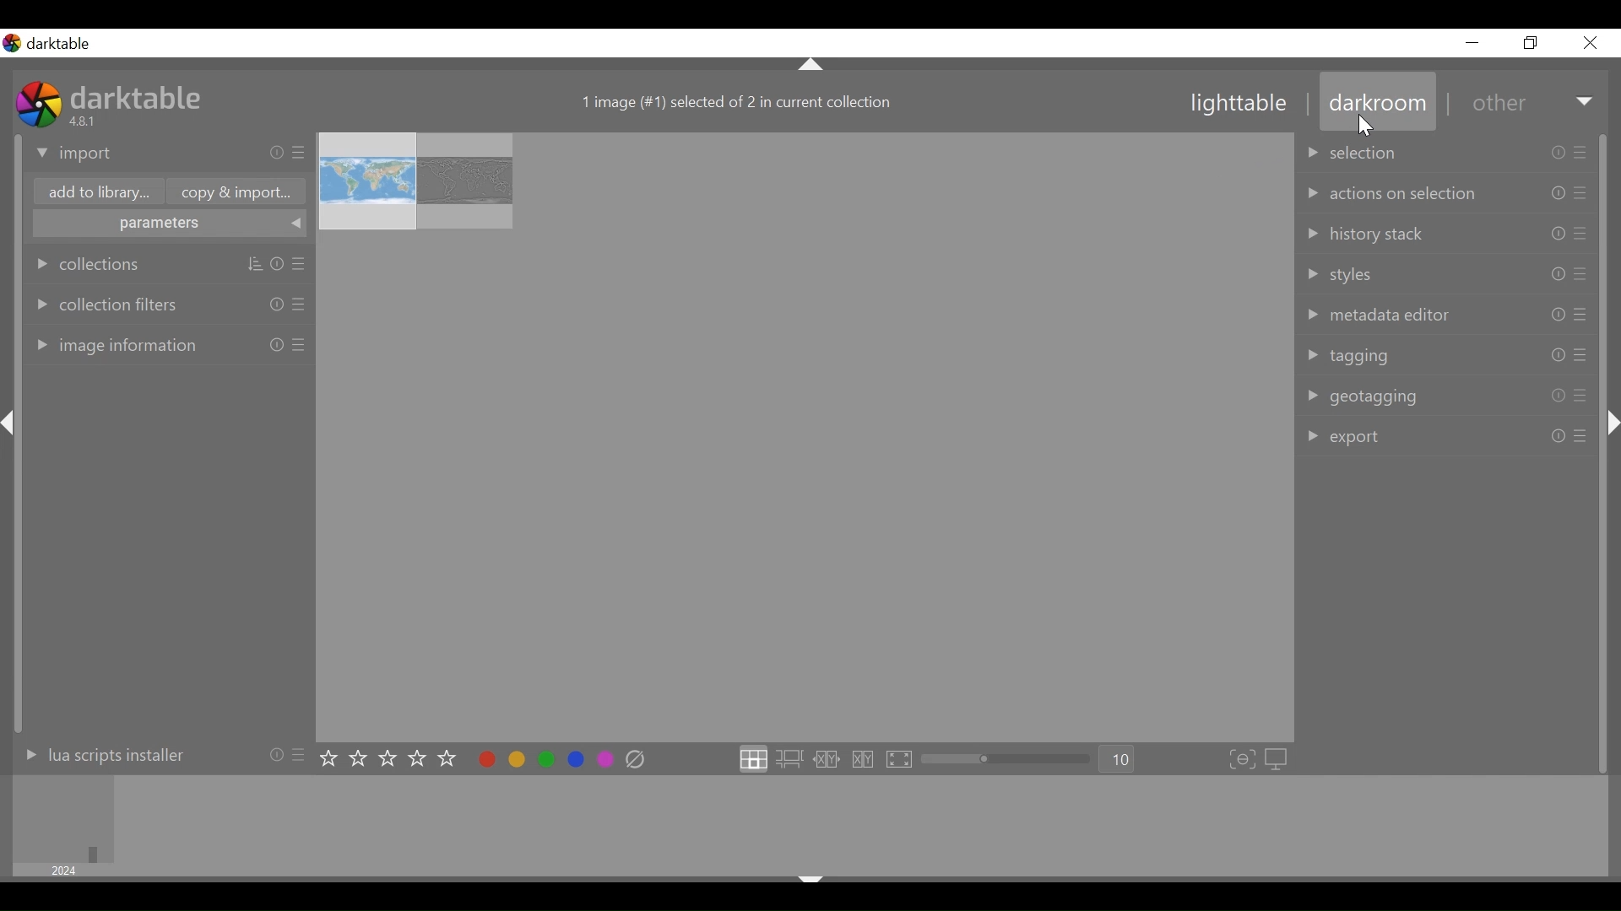  I want to click on Cursor, so click(1369, 127).